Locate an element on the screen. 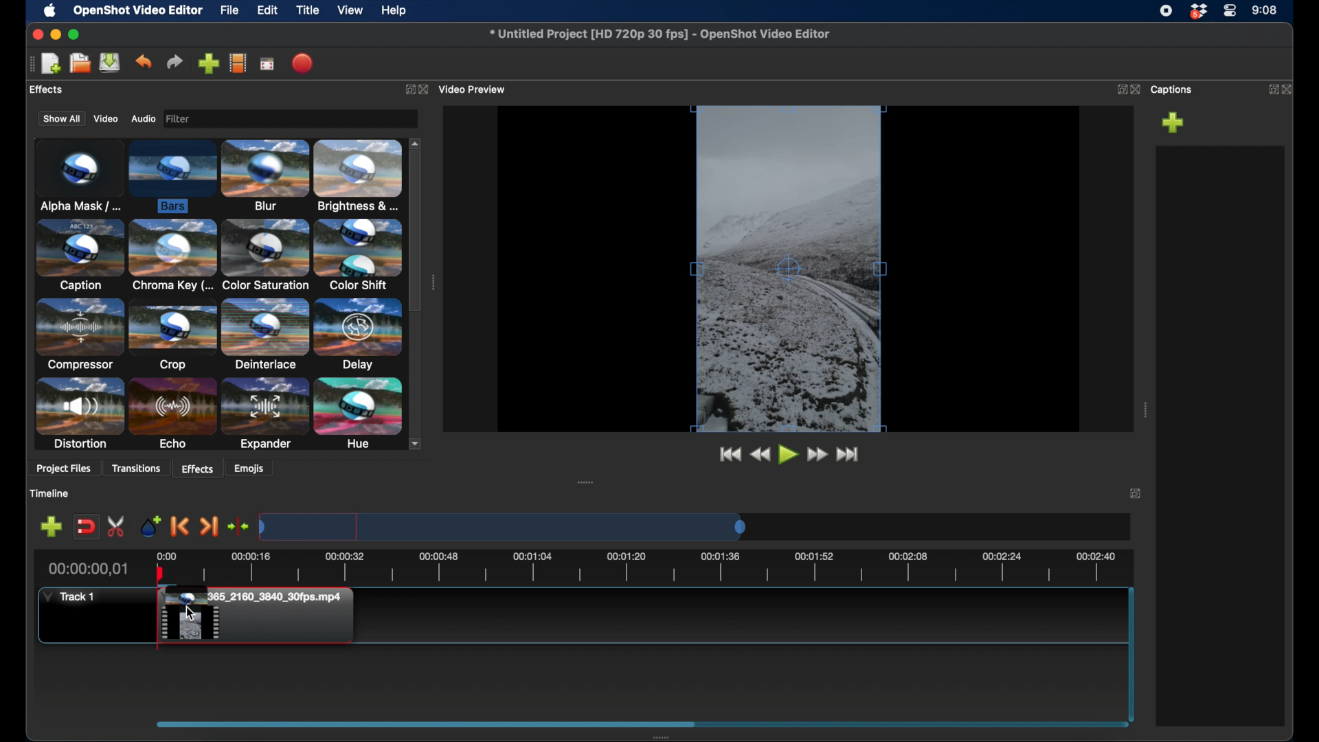  drag handle is located at coordinates (27, 64).